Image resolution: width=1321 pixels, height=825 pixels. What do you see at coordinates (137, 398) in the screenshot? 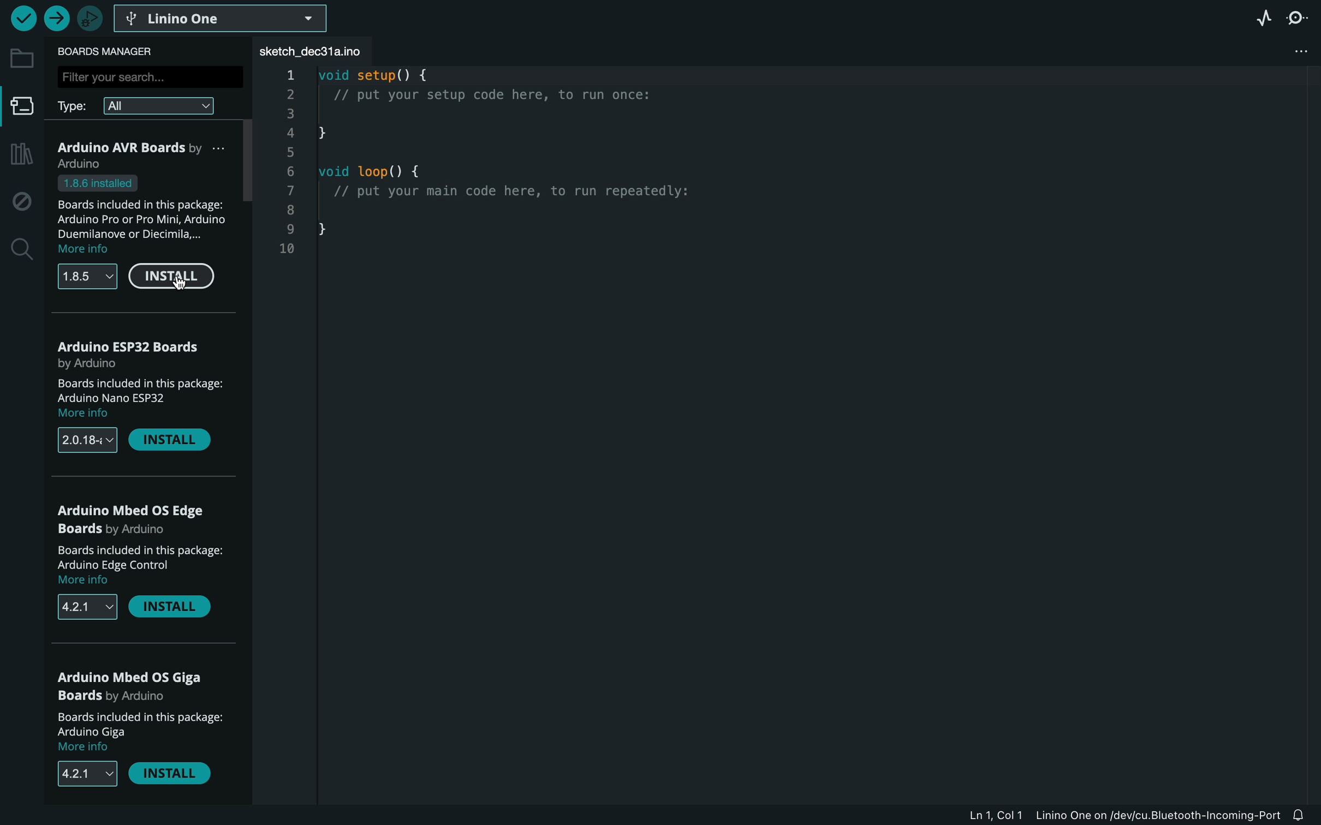
I see `description` at bounding box center [137, 398].